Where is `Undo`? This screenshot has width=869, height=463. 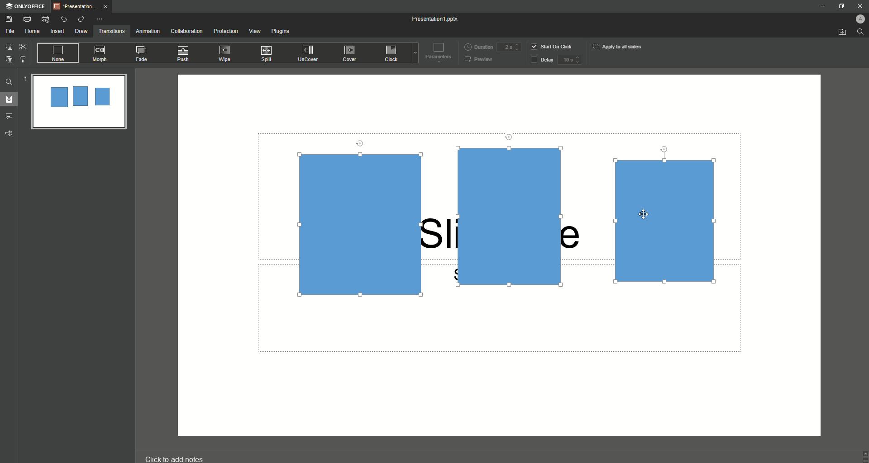 Undo is located at coordinates (64, 19).